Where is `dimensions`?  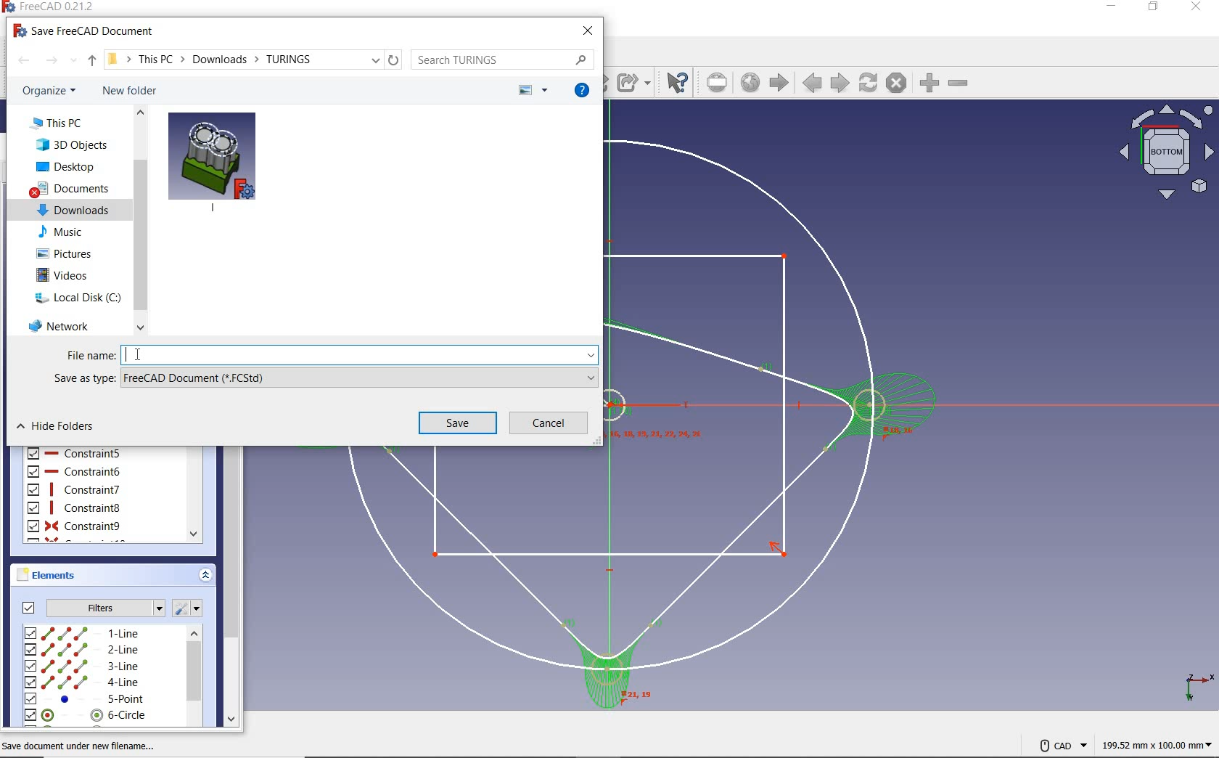
dimensions is located at coordinates (1155, 746).